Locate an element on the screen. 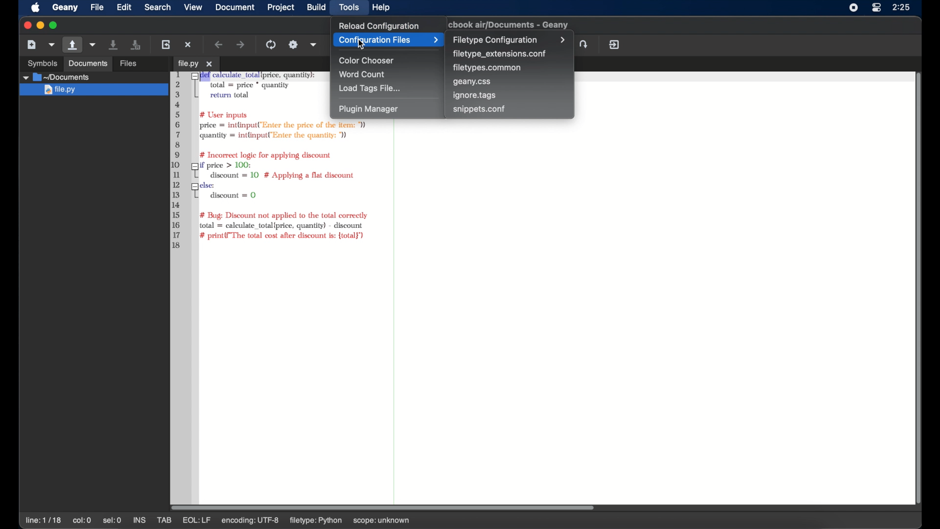 This screenshot has height=529, width=940. open recent file is located at coordinates (94, 45).